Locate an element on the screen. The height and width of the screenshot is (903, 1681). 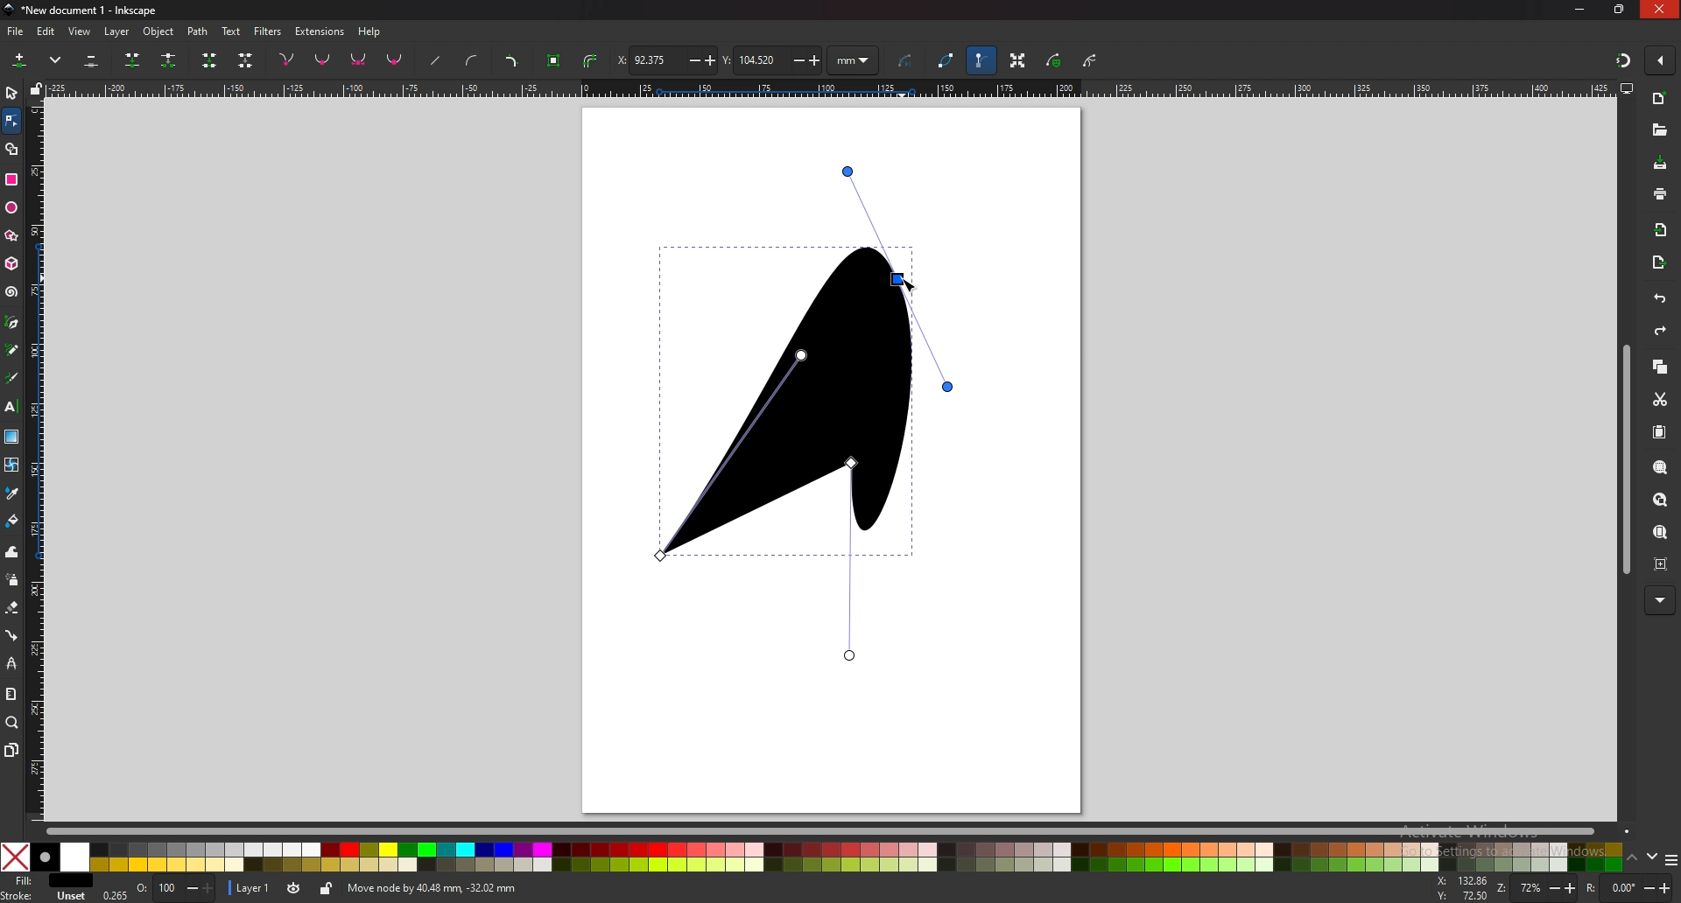
open is located at coordinates (1660, 130).